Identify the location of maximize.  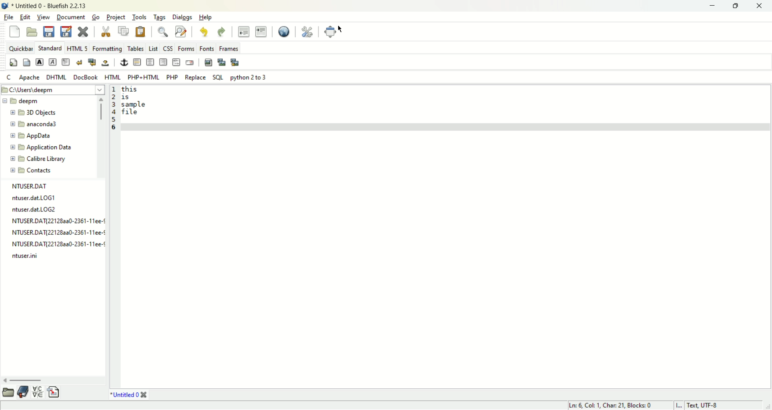
(735, 6).